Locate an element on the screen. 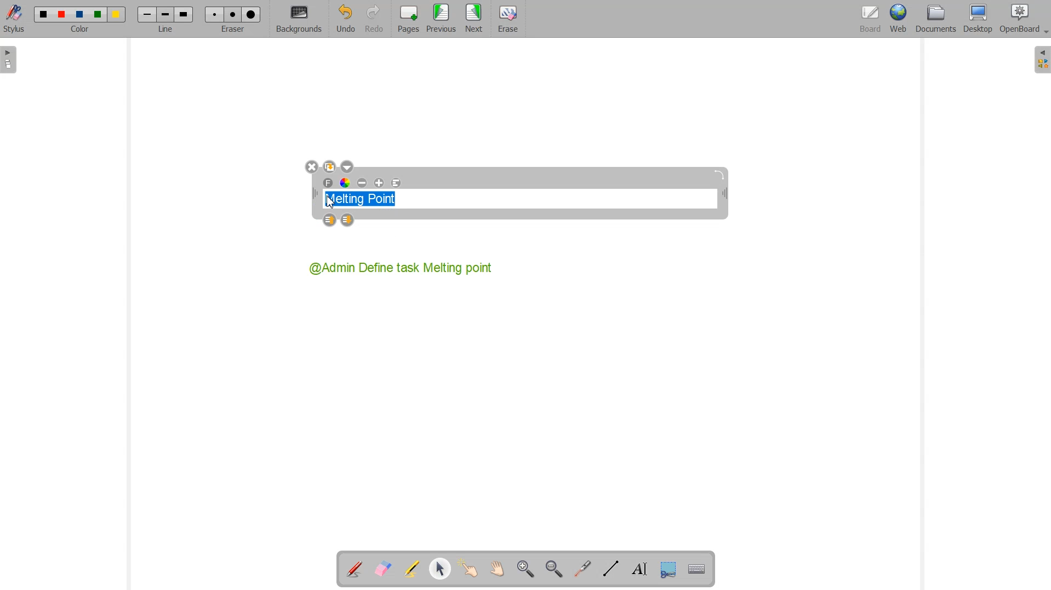 This screenshot has width=1051, height=590. Font Text  is located at coordinates (329, 183).